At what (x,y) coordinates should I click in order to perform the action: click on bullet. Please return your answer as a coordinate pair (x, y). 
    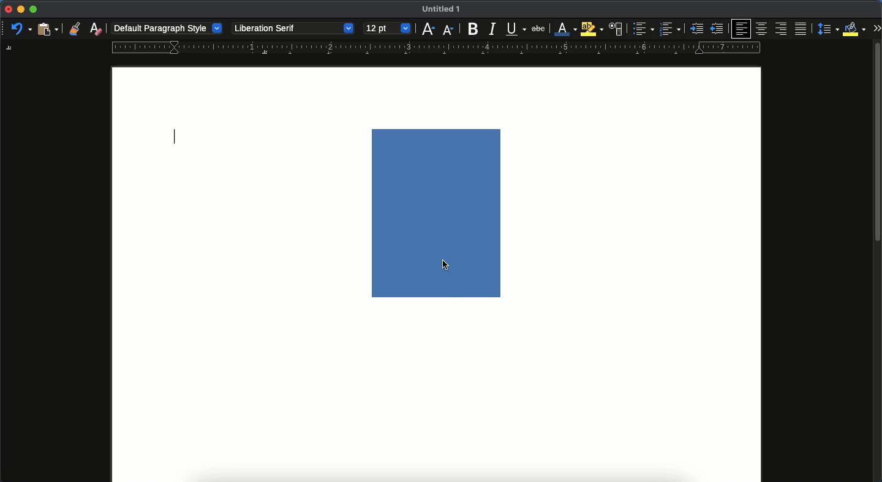
    Looking at the image, I should click on (642, 29).